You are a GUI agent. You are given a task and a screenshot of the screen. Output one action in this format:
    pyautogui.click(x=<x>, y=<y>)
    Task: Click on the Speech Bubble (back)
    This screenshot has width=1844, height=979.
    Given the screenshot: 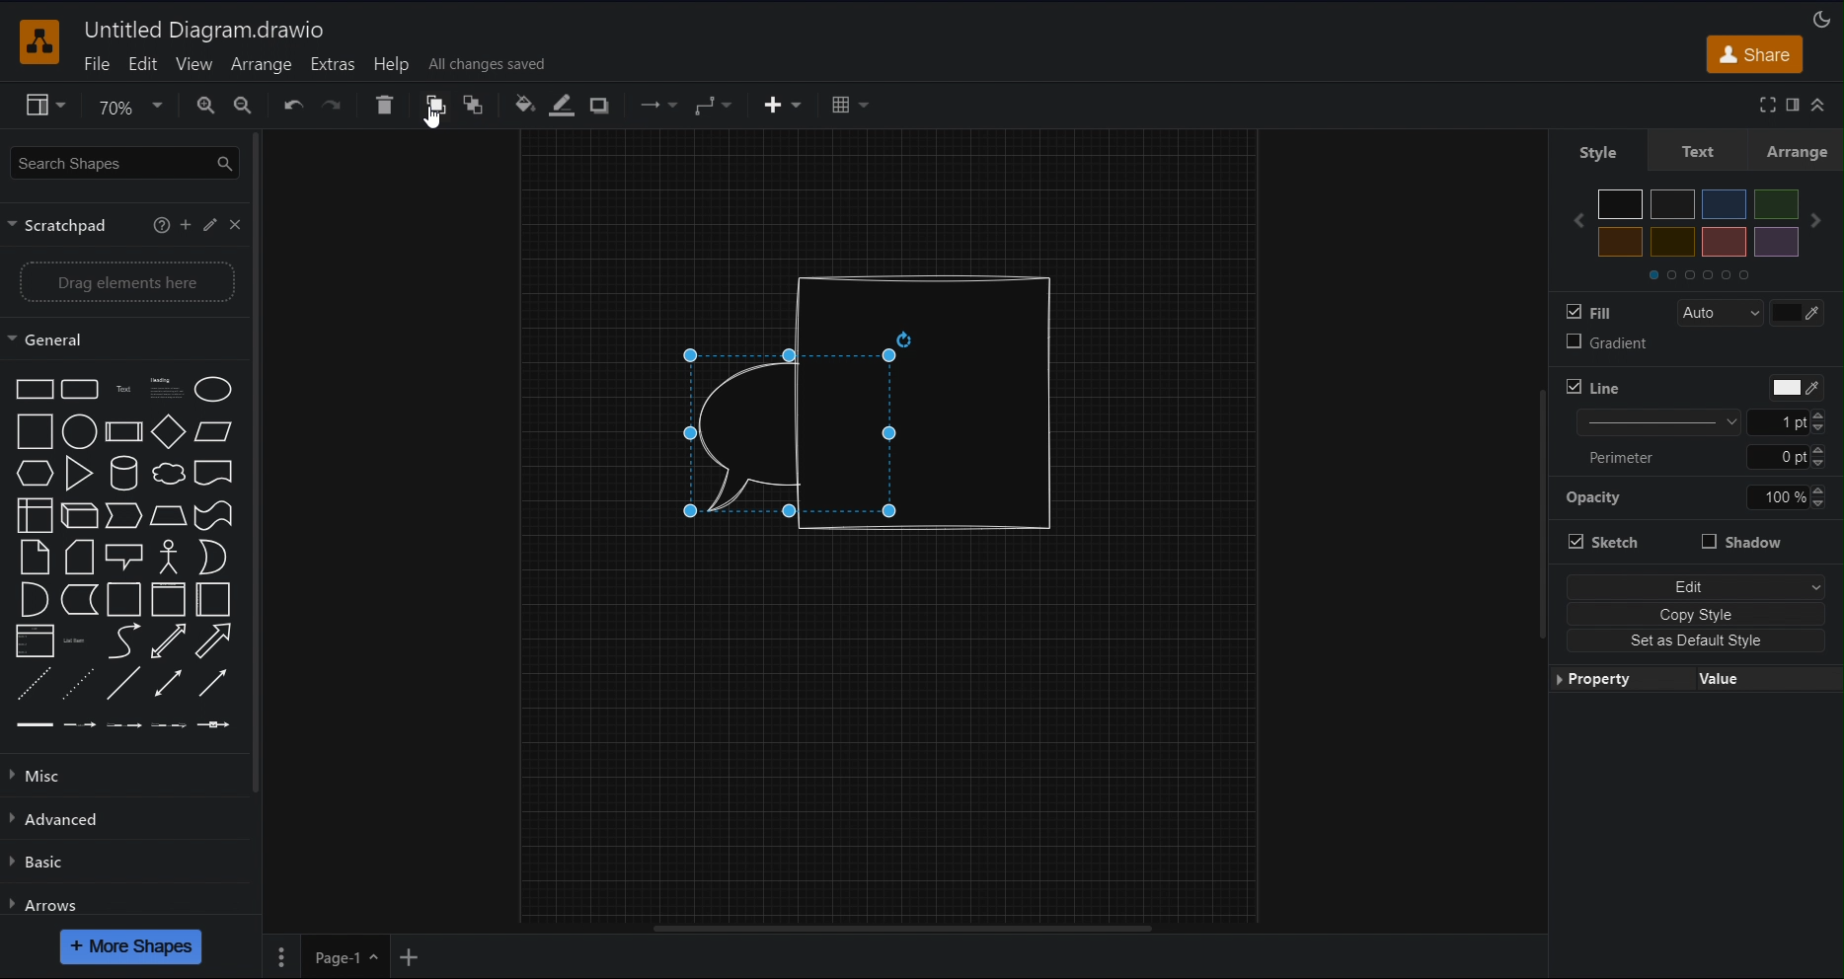 What is the action you would take?
    pyautogui.click(x=742, y=433)
    